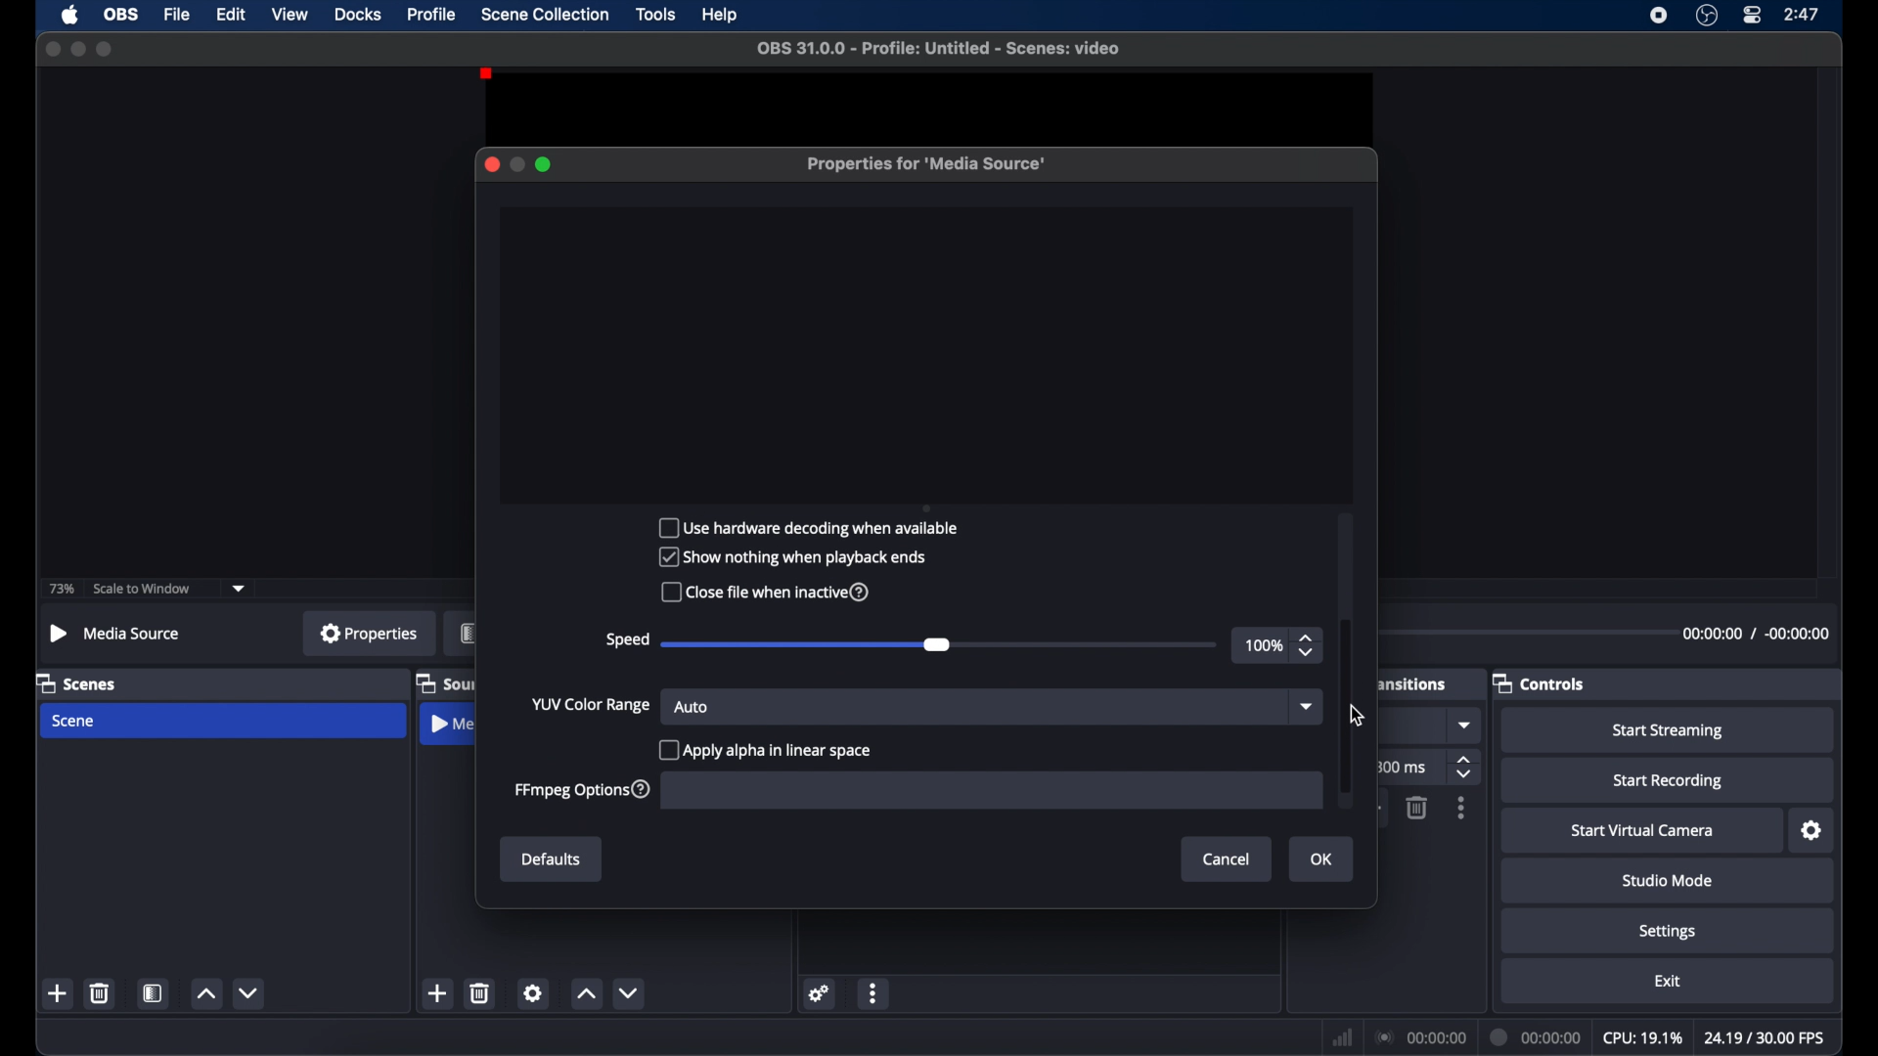 Image resolution: width=1878 pixels, height=1056 pixels. What do you see at coordinates (628, 992) in the screenshot?
I see `decrement button` at bounding box center [628, 992].